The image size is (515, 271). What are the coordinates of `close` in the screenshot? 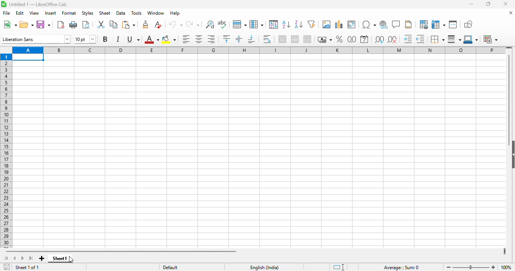 It's located at (506, 4).